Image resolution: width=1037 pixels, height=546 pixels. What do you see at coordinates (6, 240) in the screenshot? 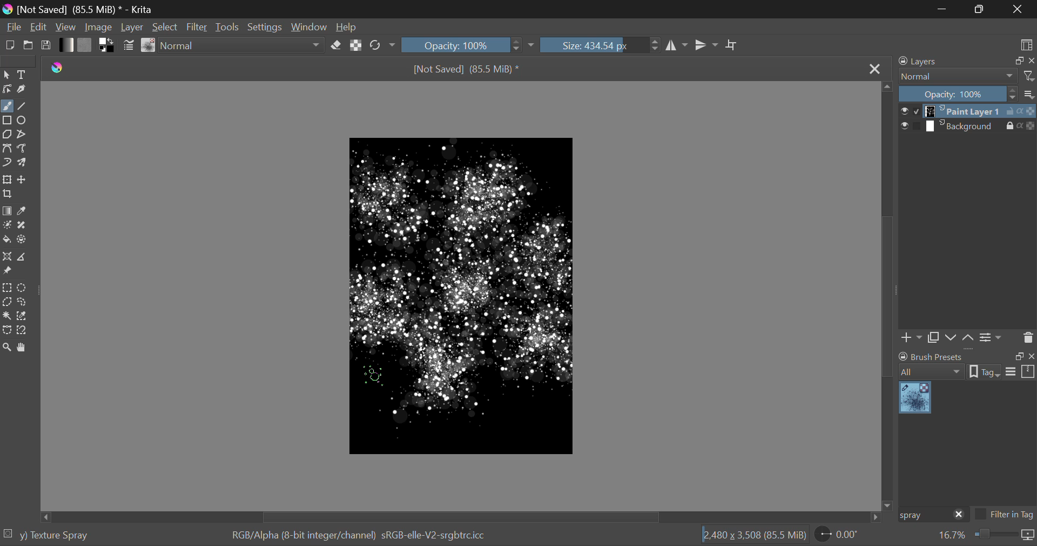
I see `Fill` at bounding box center [6, 240].